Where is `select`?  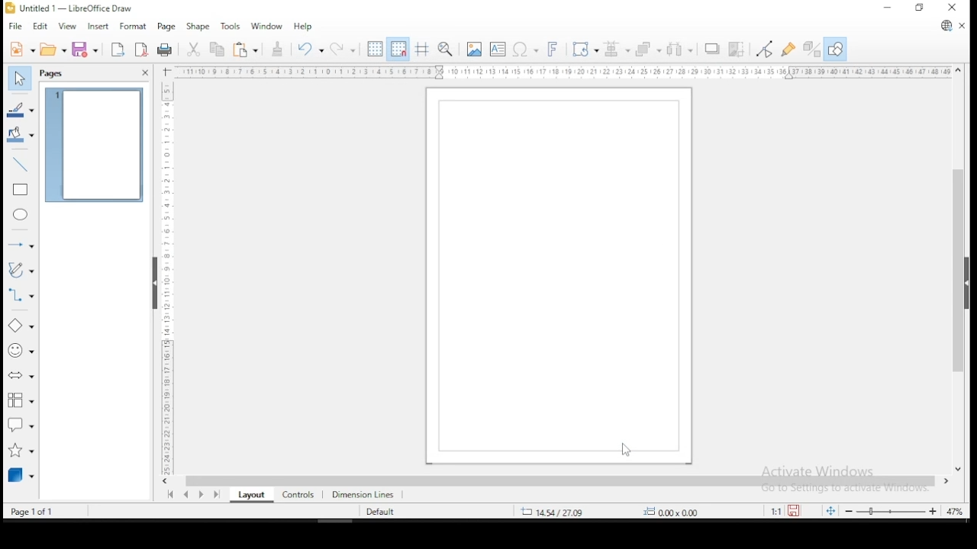
select is located at coordinates (22, 79).